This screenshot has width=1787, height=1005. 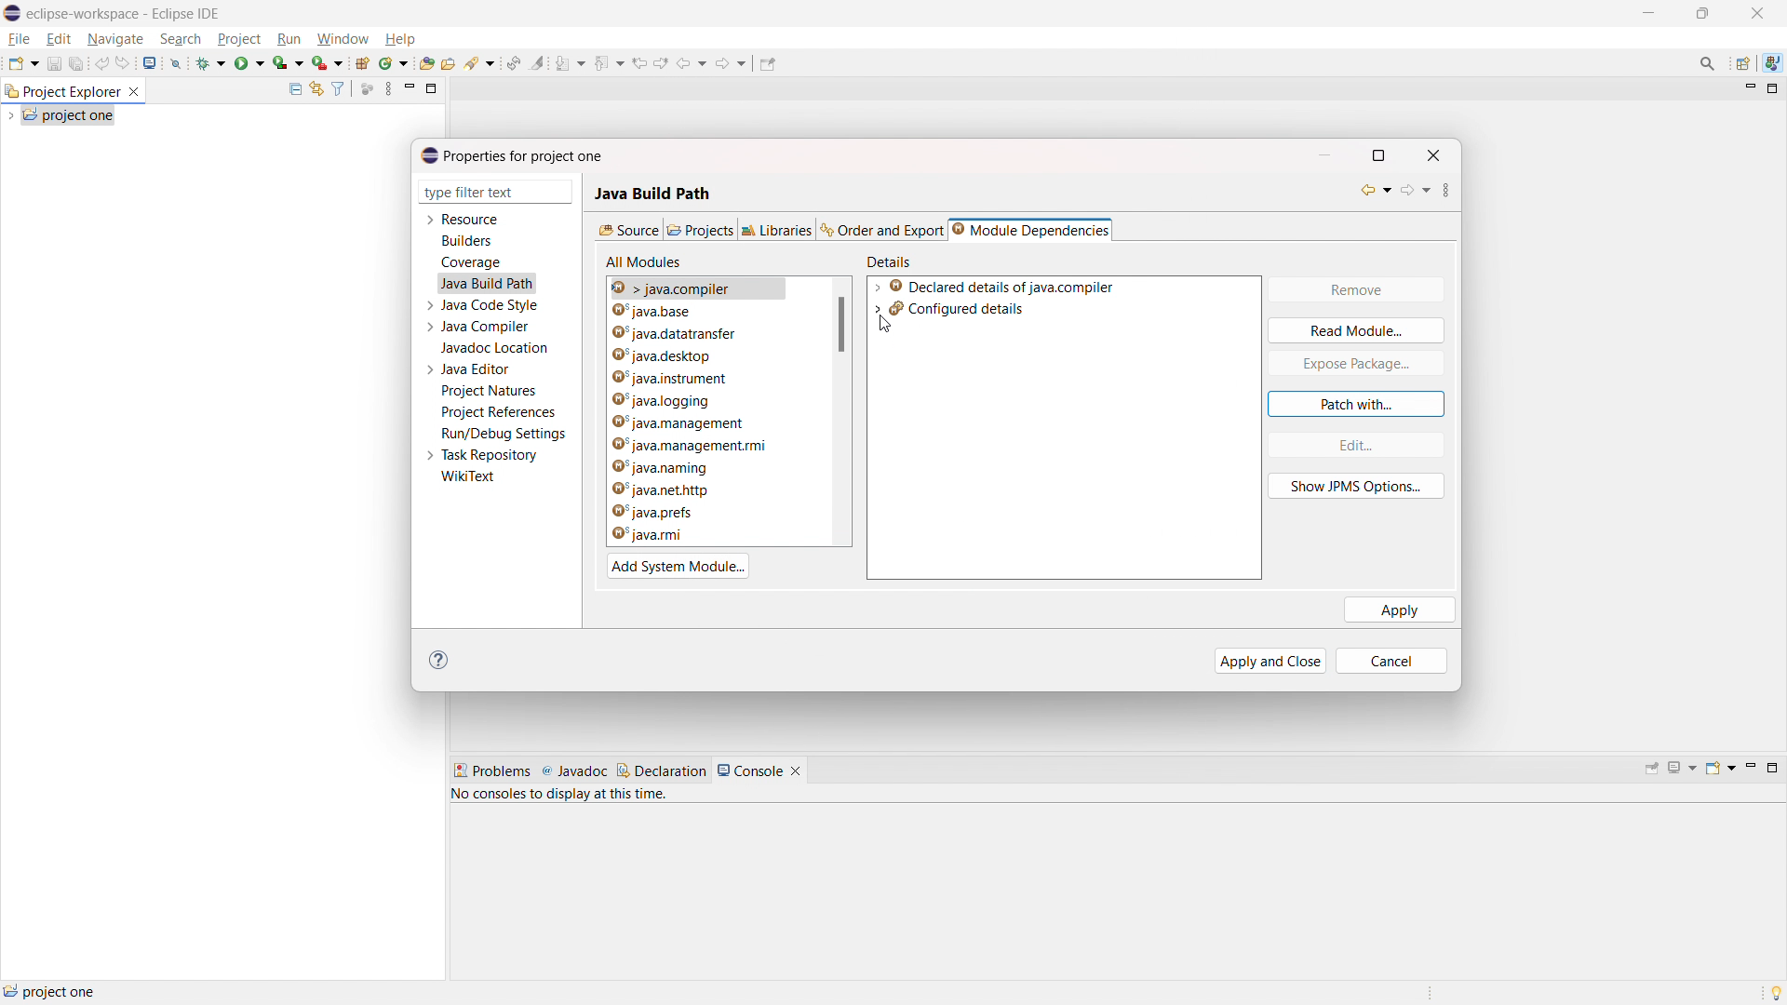 I want to click on java, so click(x=1772, y=63).